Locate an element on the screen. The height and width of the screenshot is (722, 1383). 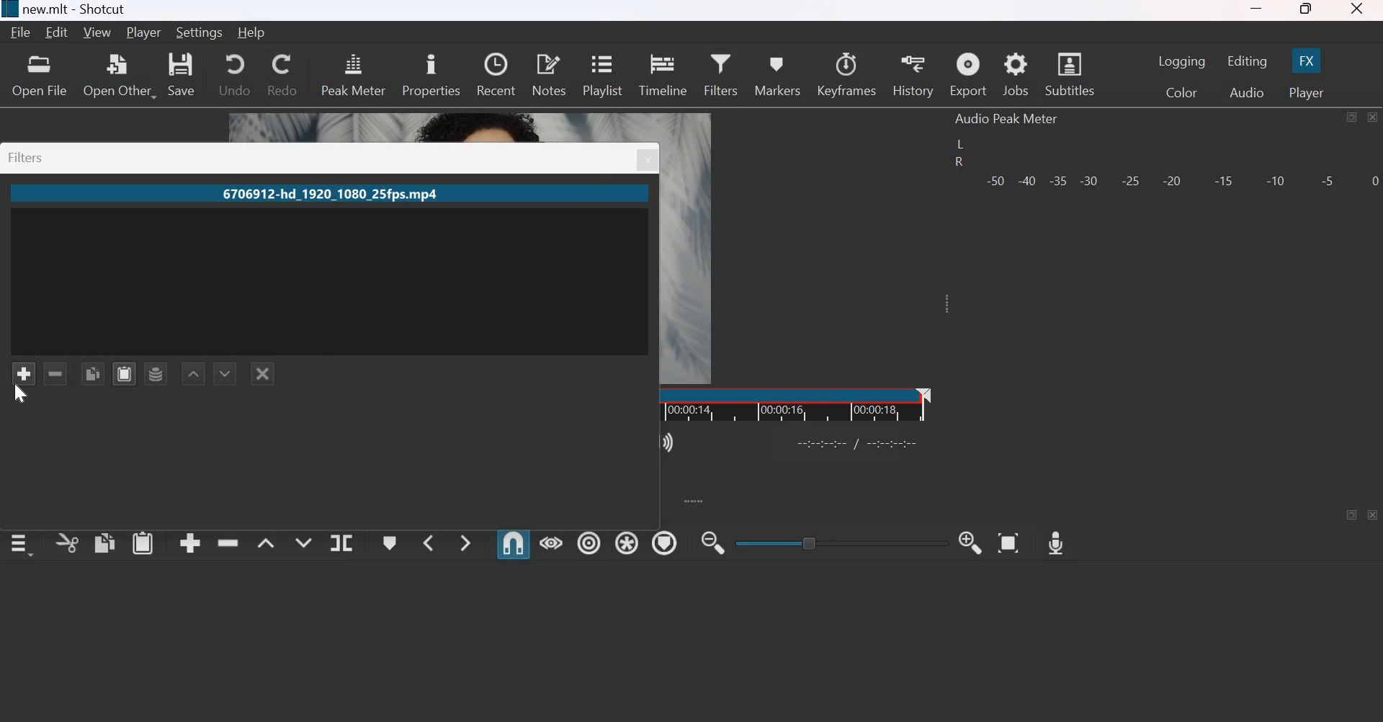
 is located at coordinates (859, 442).